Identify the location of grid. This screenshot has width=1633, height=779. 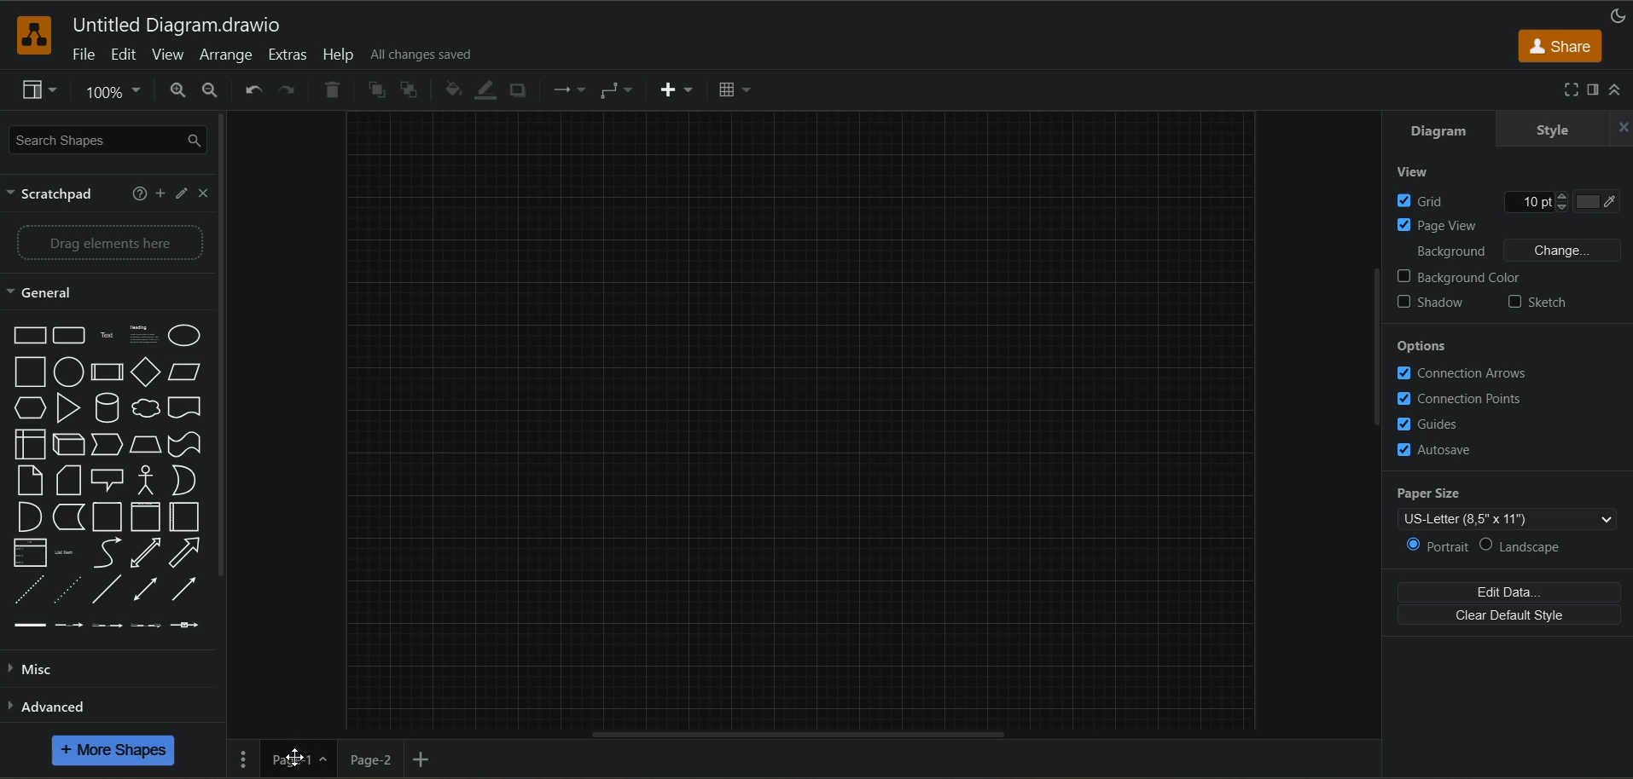
(1427, 199).